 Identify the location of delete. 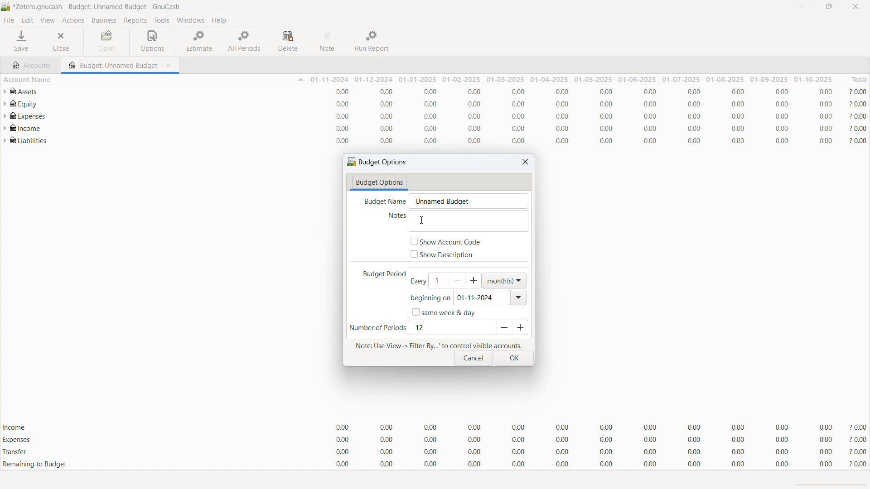
(290, 41).